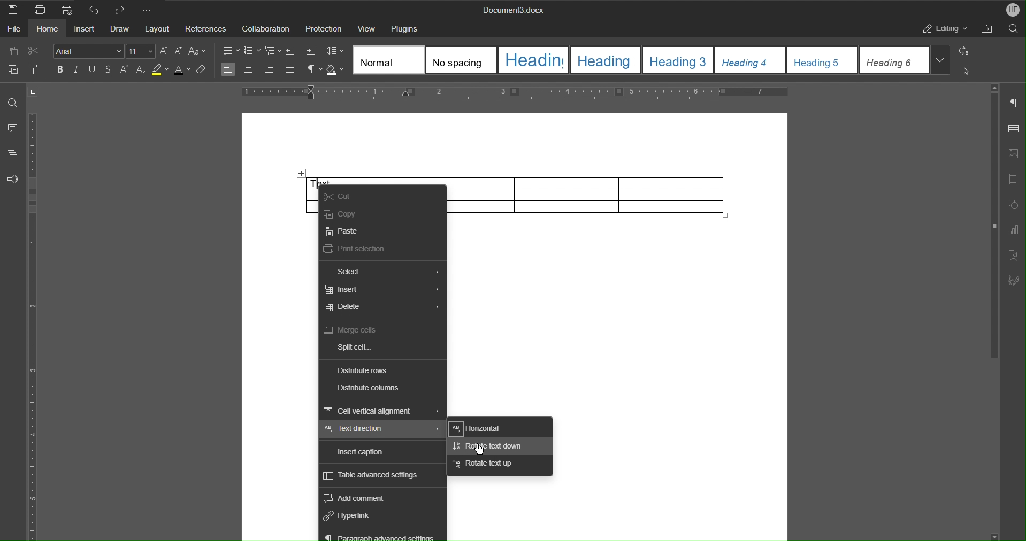 The height and width of the screenshot is (541, 1026). What do you see at coordinates (120, 28) in the screenshot?
I see `Draw` at bounding box center [120, 28].